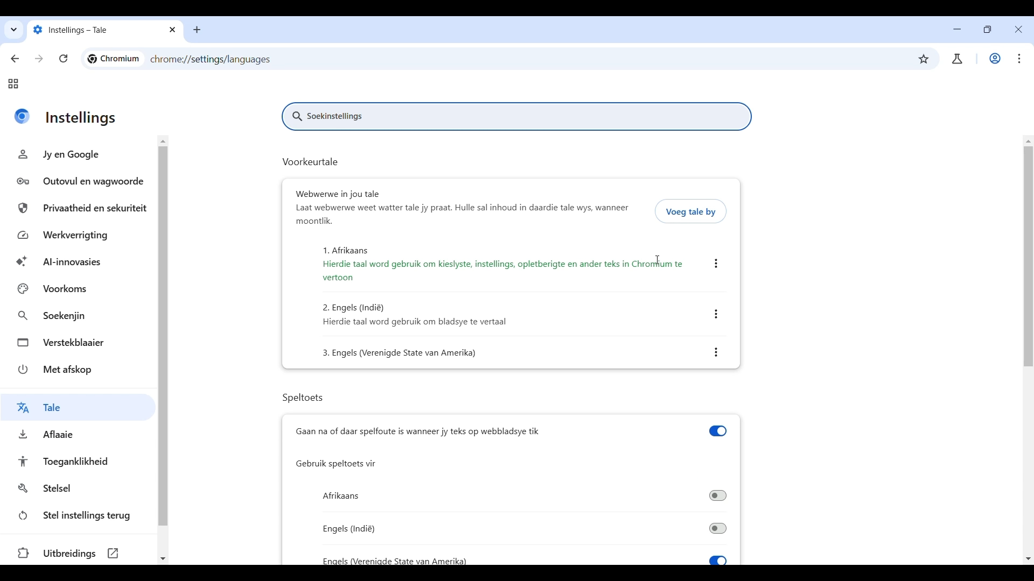  Describe the element at coordinates (713, 353) in the screenshot. I see `more actions` at that location.